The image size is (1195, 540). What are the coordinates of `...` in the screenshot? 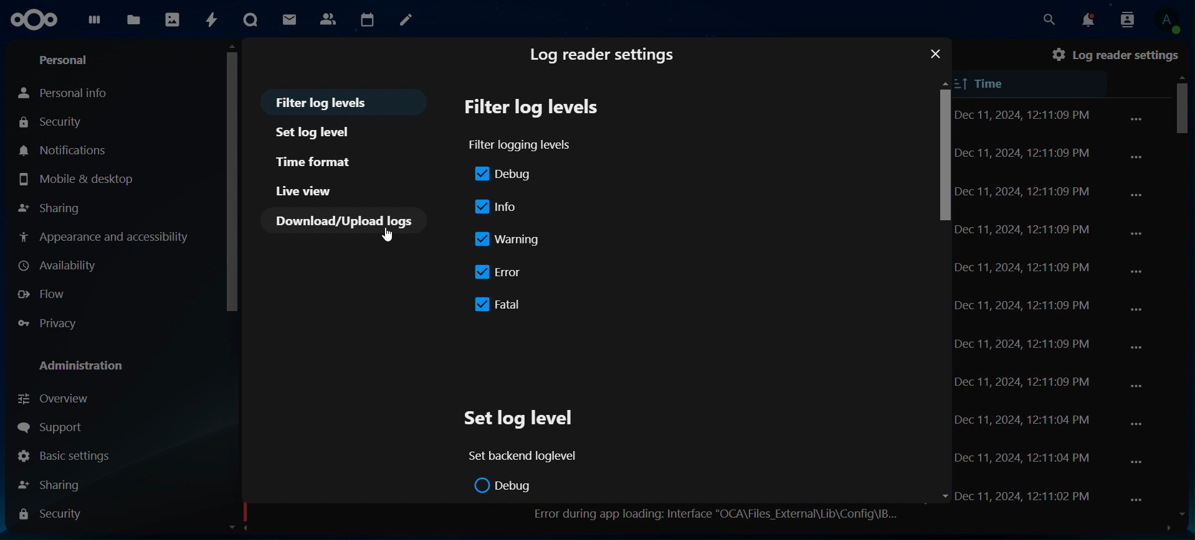 It's located at (1139, 501).